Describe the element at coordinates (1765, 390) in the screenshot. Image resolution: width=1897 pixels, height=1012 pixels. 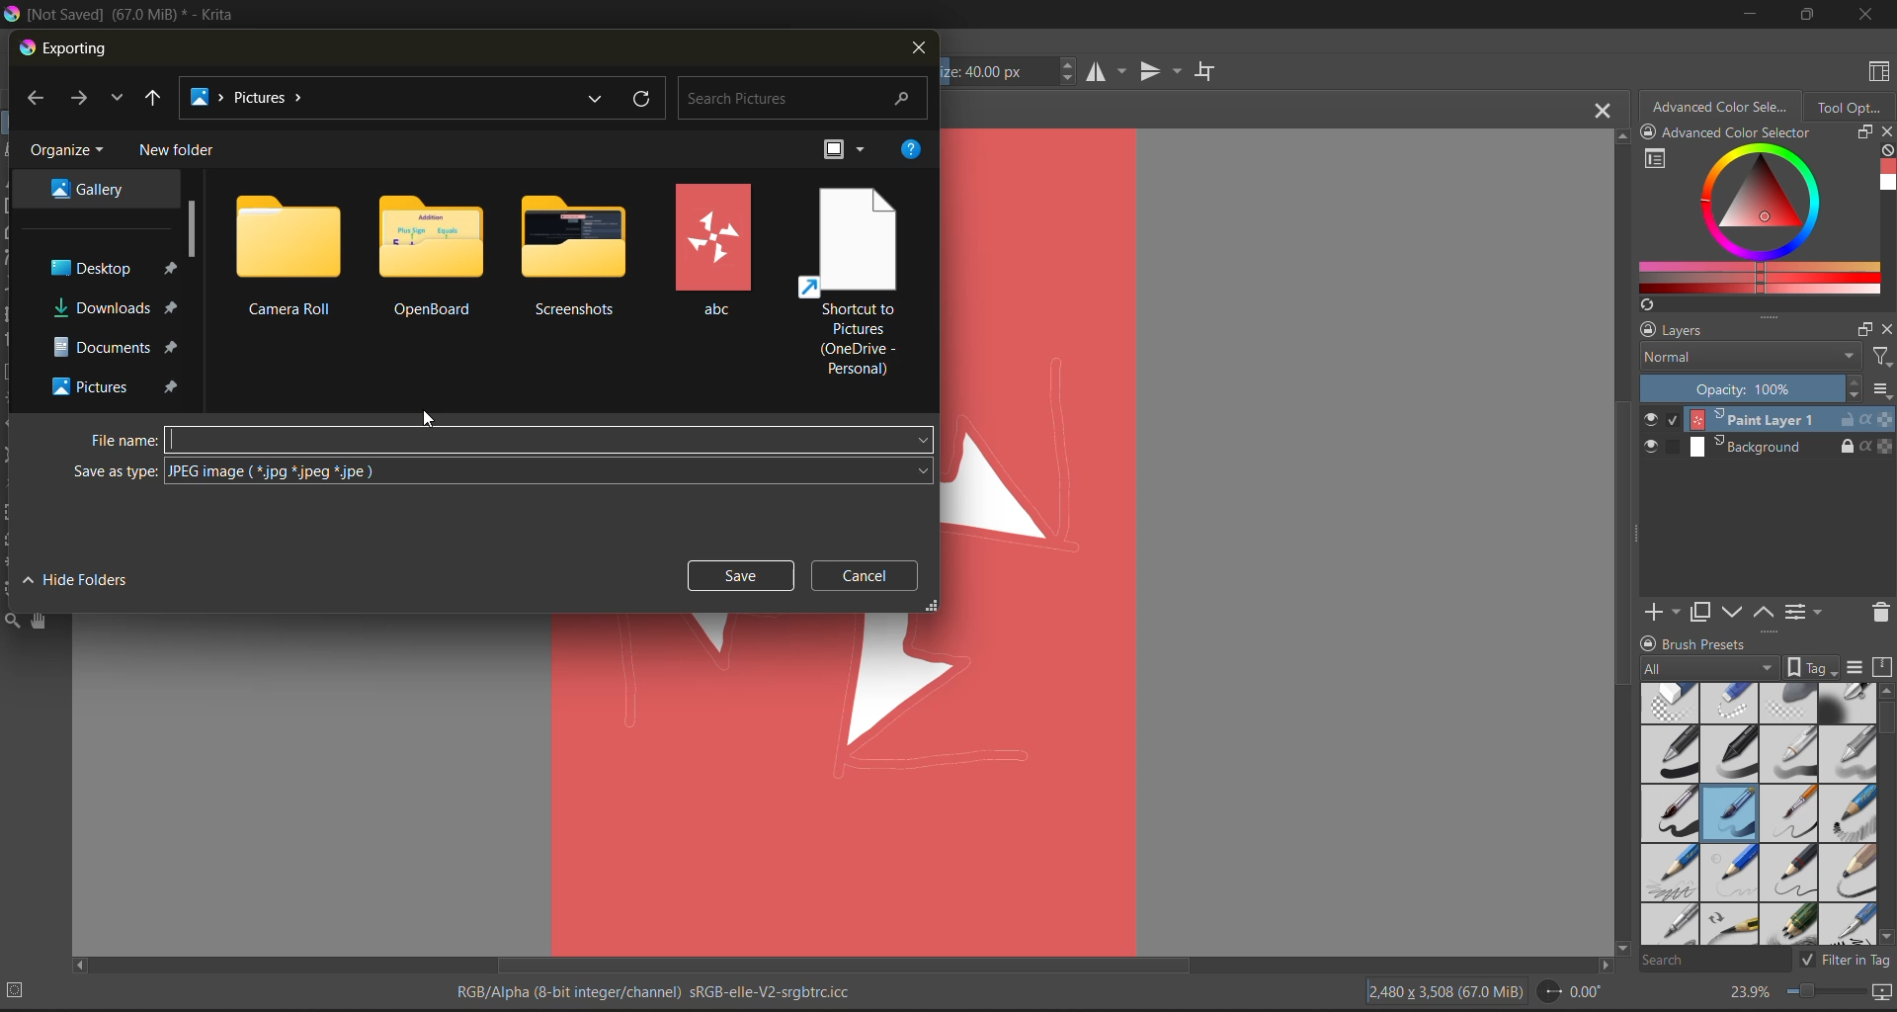
I see `opacity` at that location.